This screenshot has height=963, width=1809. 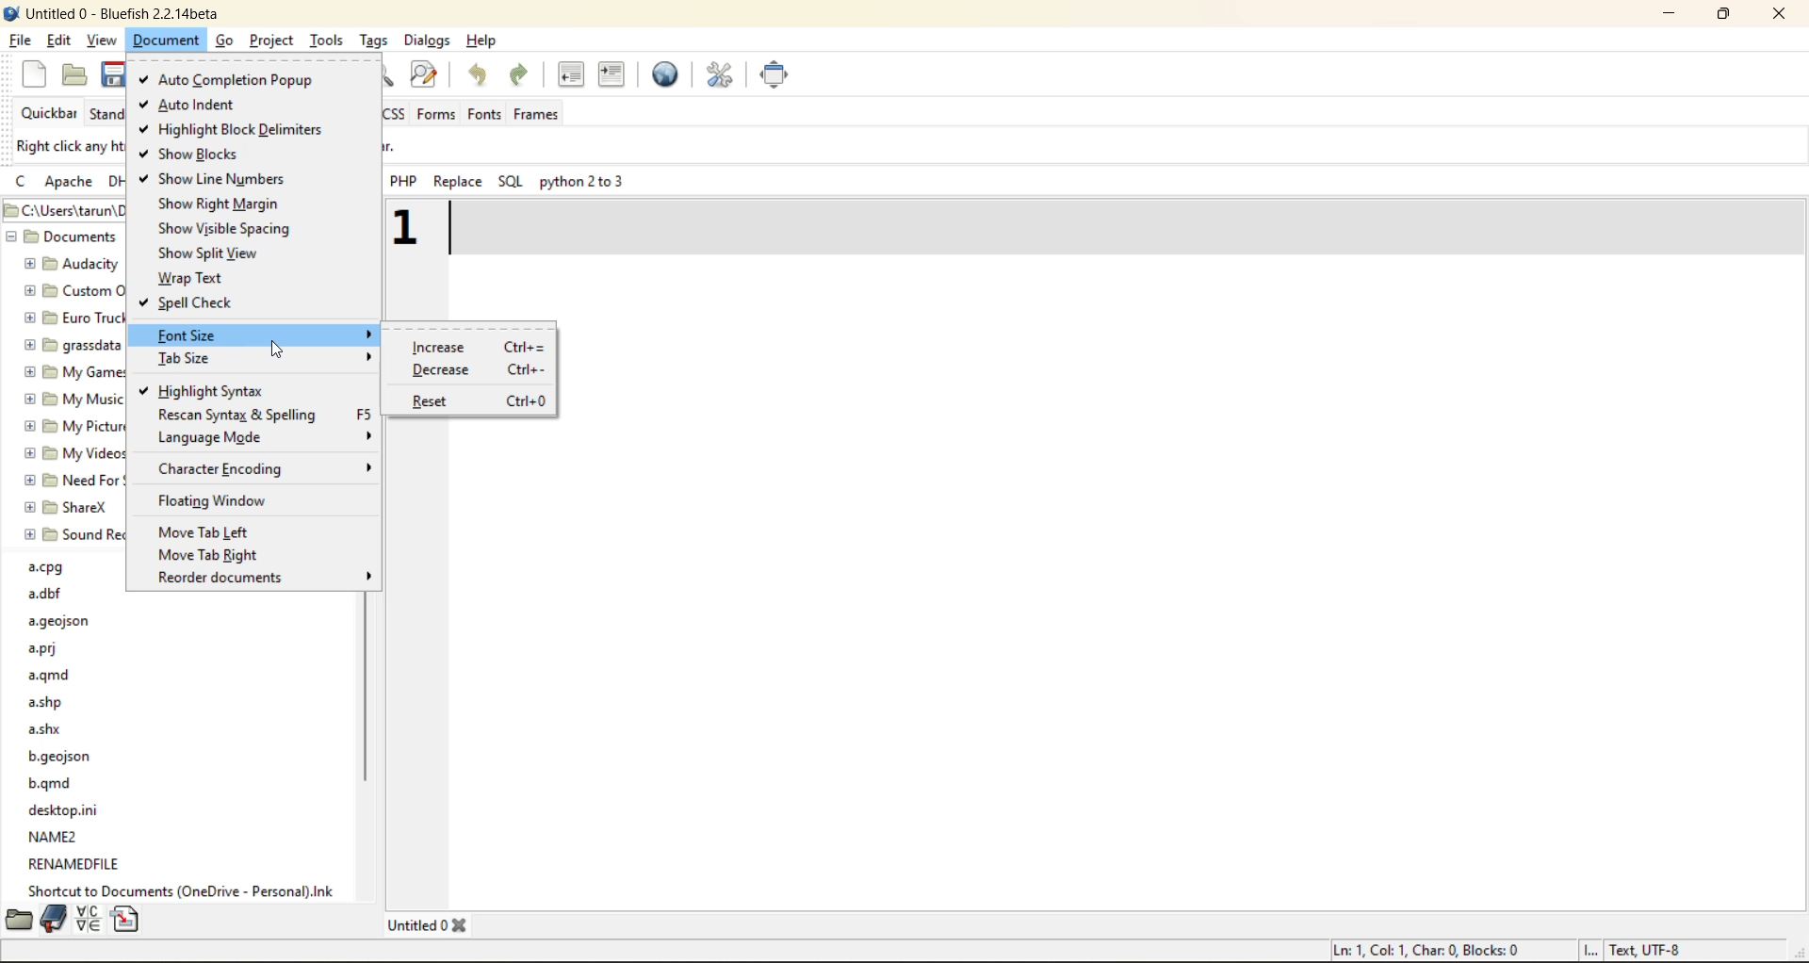 I want to click on recorder documents, so click(x=236, y=579).